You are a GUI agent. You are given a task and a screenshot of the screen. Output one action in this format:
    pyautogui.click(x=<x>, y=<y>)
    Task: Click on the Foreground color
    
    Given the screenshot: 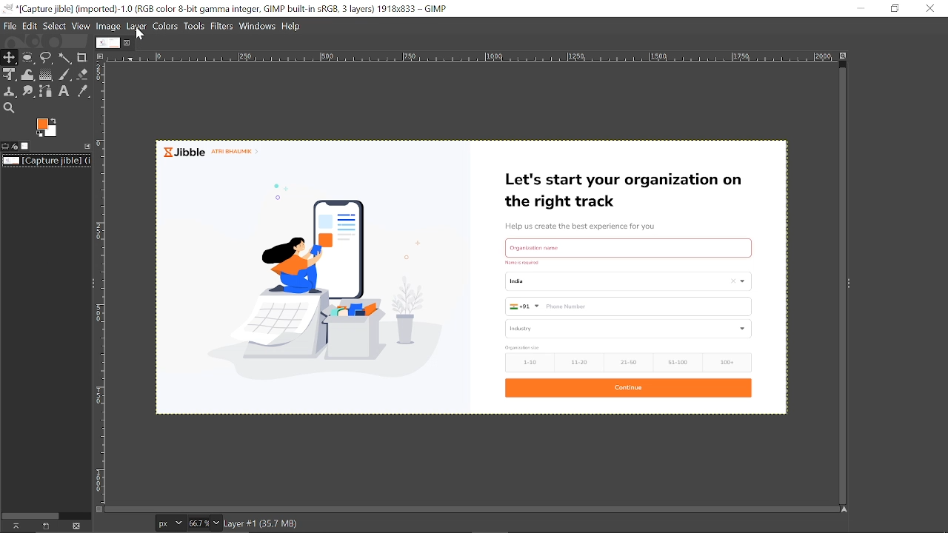 What is the action you would take?
    pyautogui.click(x=47, y=128)
    